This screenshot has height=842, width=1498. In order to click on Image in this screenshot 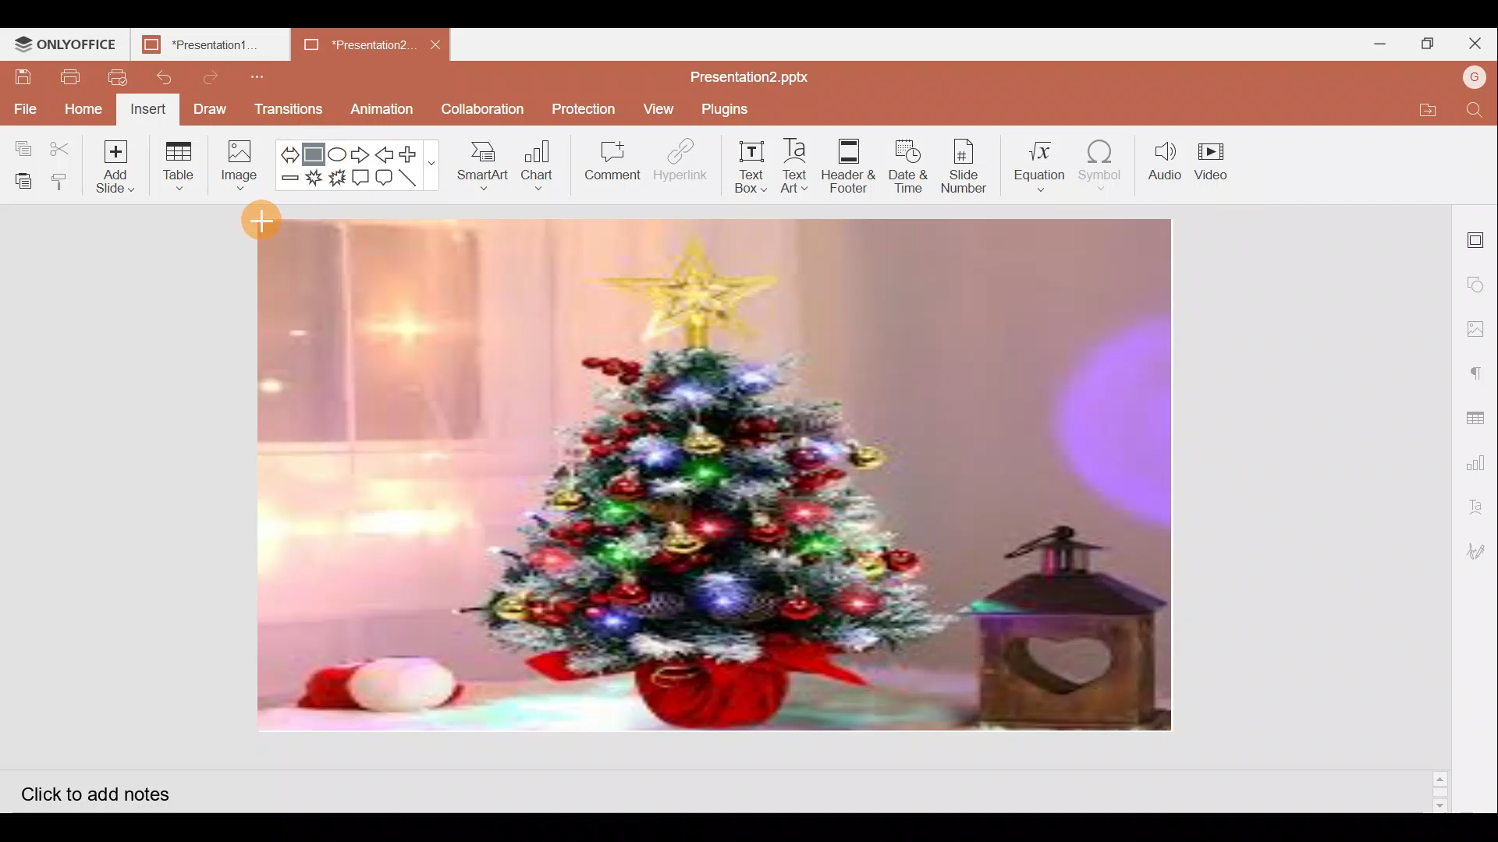, I will do `click(240, 165)`.